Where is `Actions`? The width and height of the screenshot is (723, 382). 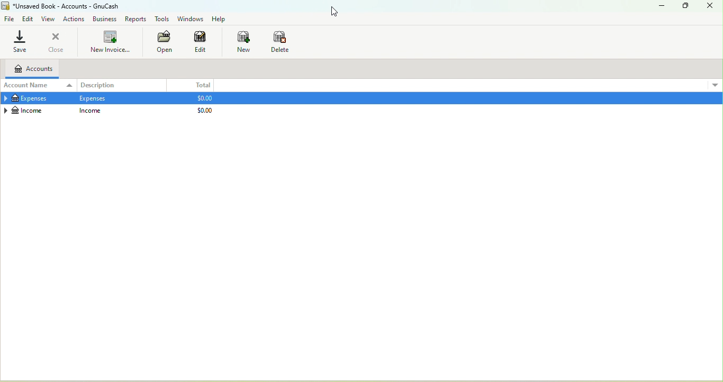
Actions is located at coordinates (75, 20).